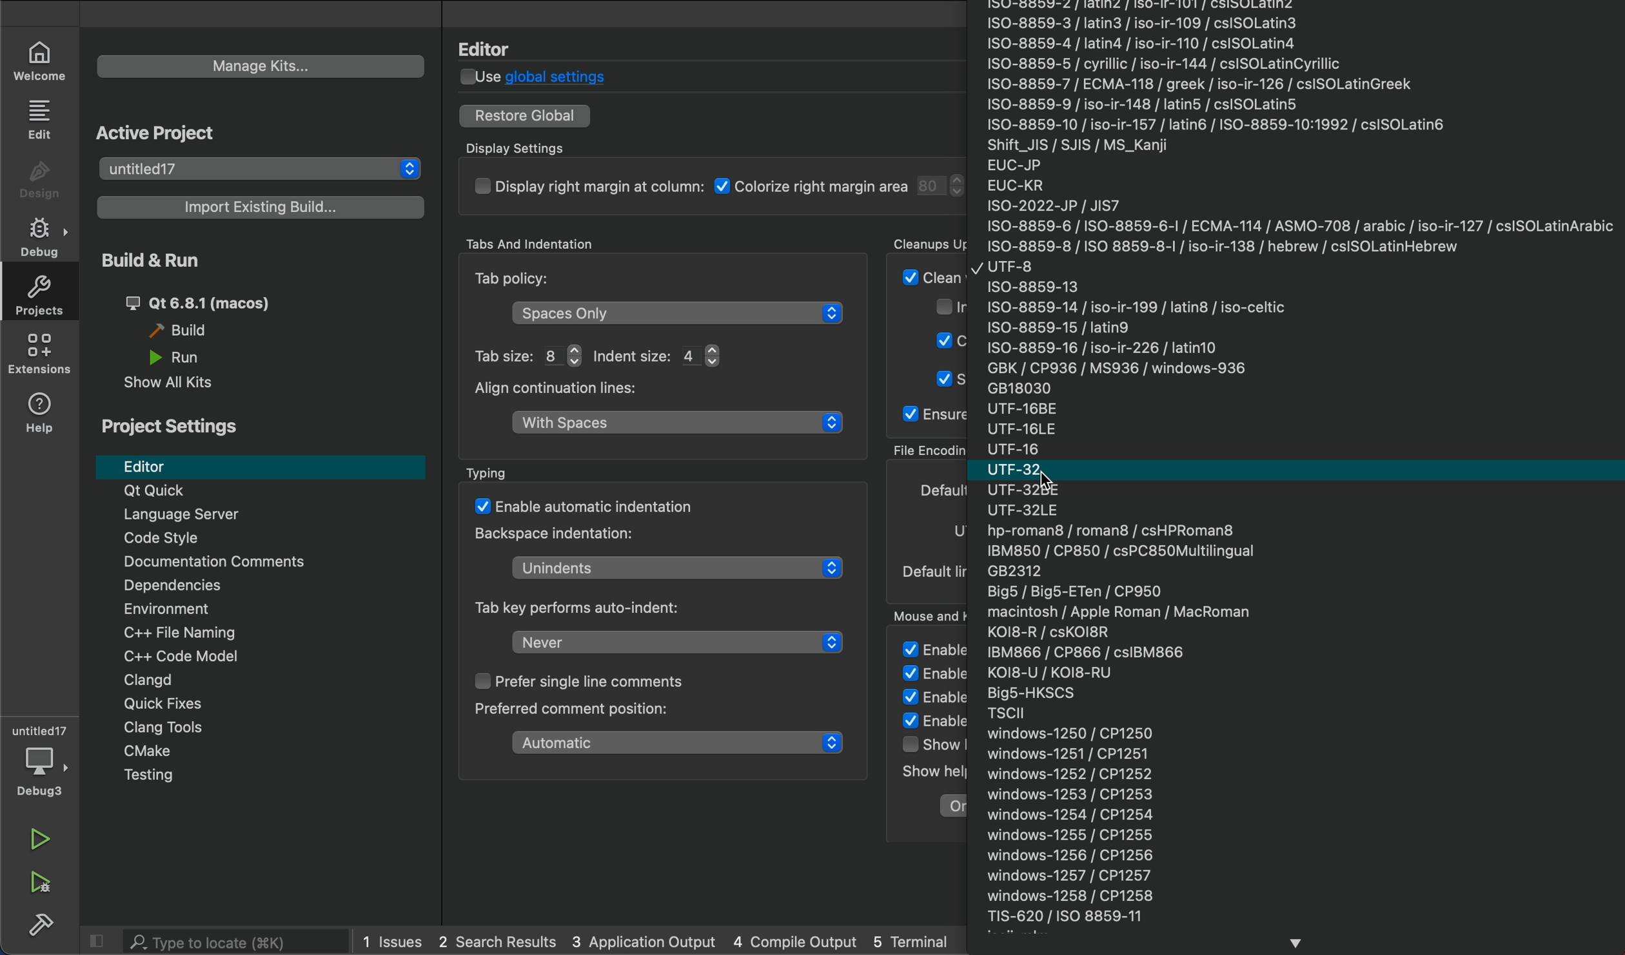 The image size is (1625, 955). What do you see at coordinates (261, 169) in the screenshot?
I see `projects` at bounding box center [261, 169].